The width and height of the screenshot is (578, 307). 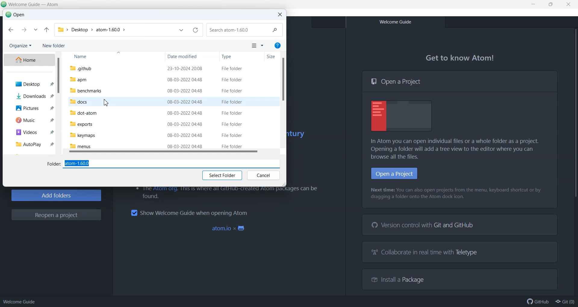 I want to click on Open Project, so click(x=394, y=173).